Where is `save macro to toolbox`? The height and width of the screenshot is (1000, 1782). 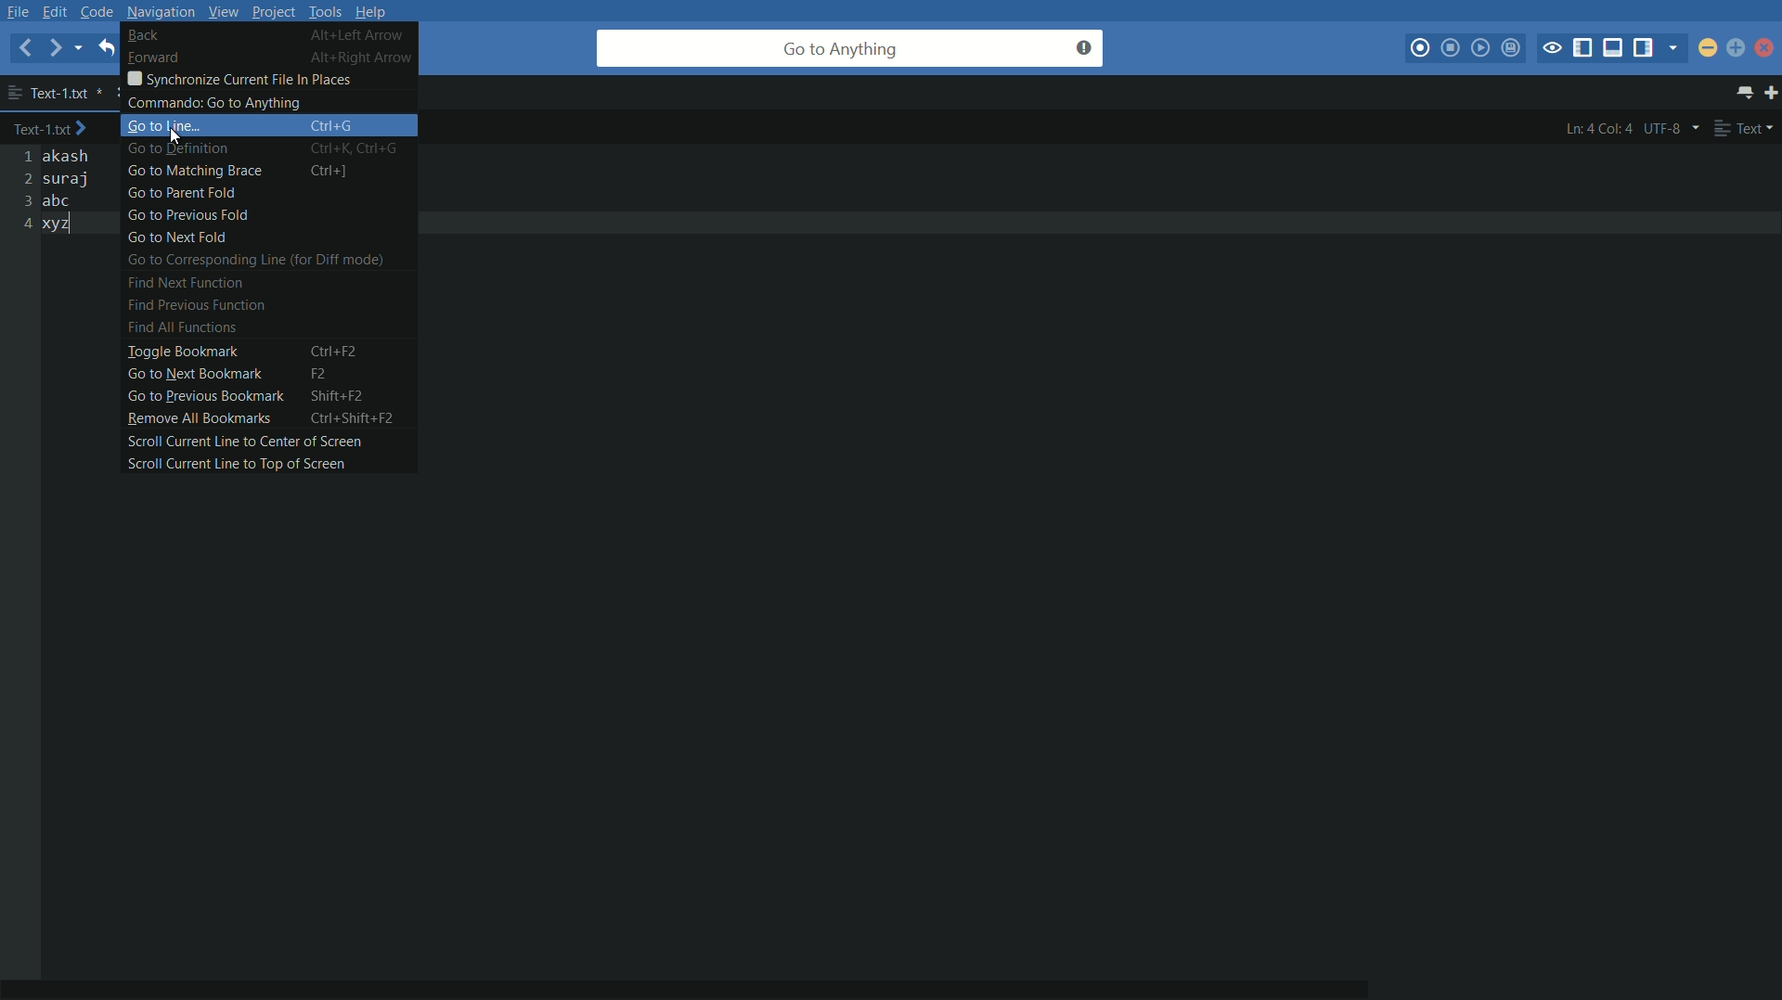 save macro to toolbox is located at coordinates (1513, 50).